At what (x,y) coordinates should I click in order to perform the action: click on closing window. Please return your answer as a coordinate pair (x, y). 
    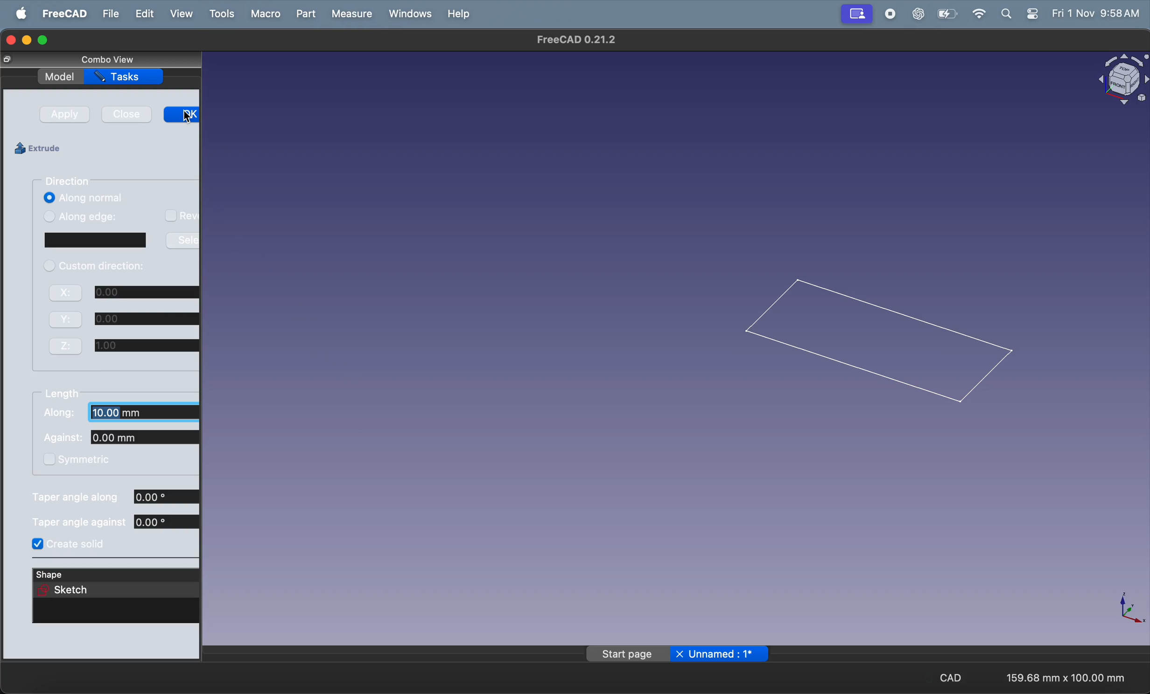
    Looking at the image, I should click on (8, 41).